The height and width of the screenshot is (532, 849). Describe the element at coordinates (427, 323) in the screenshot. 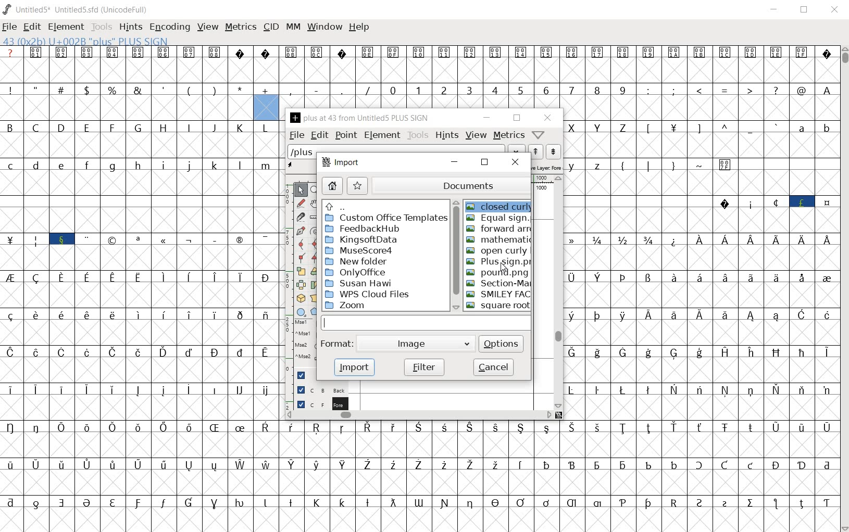

I see `input file` at that location.